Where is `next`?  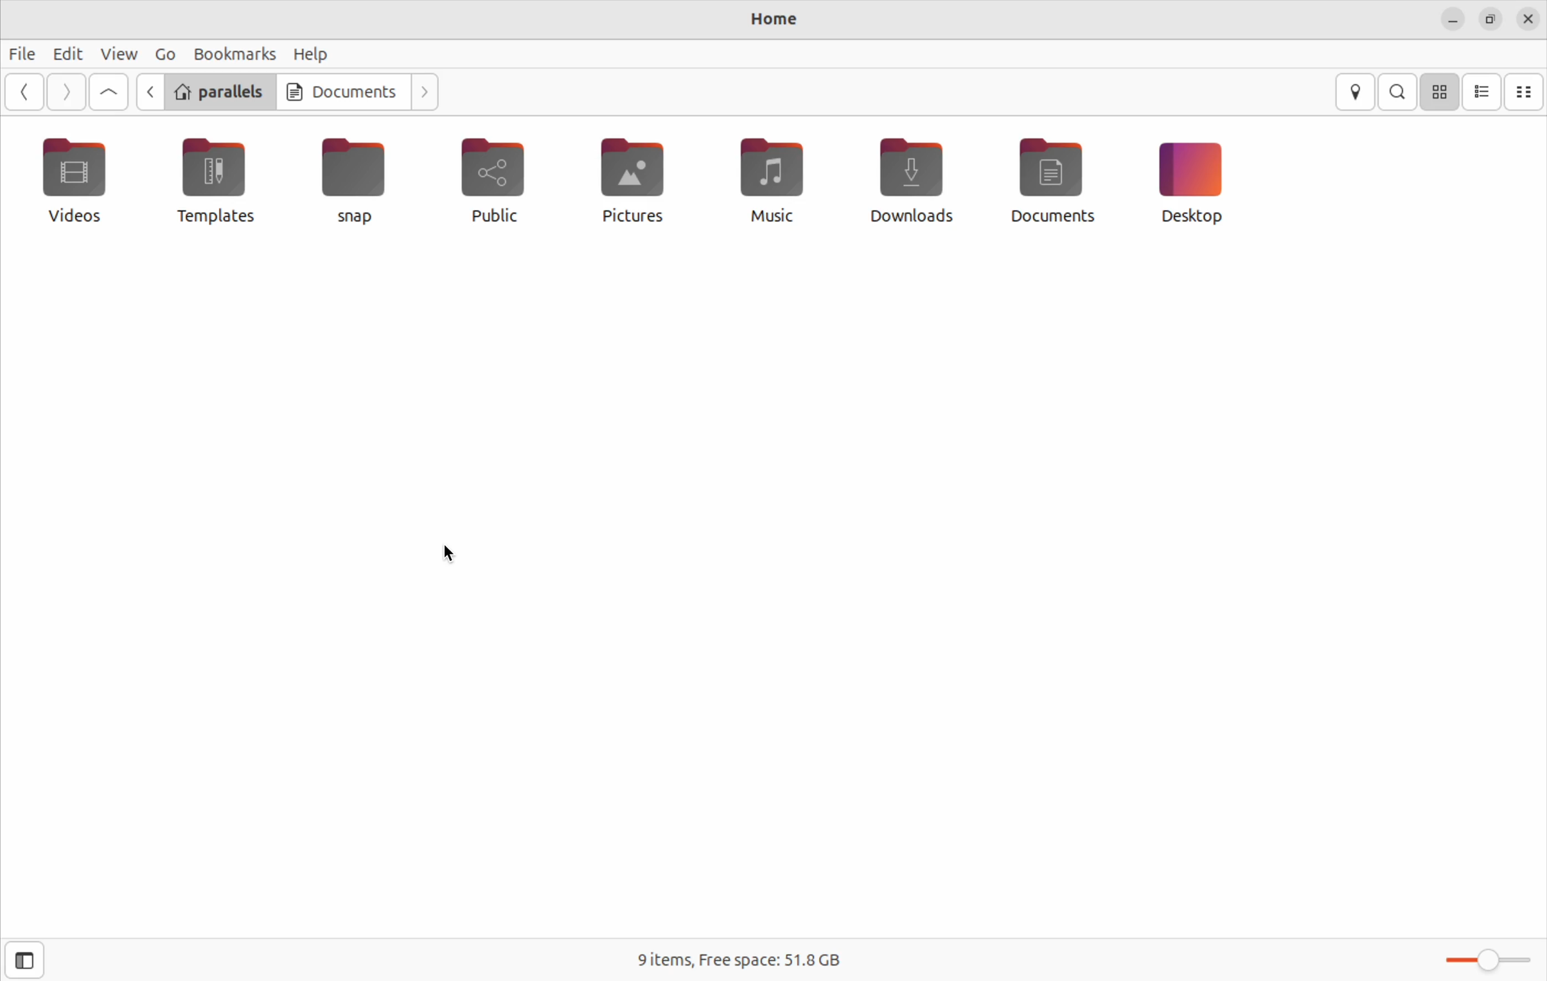
next is located at coordinates (423, 92).